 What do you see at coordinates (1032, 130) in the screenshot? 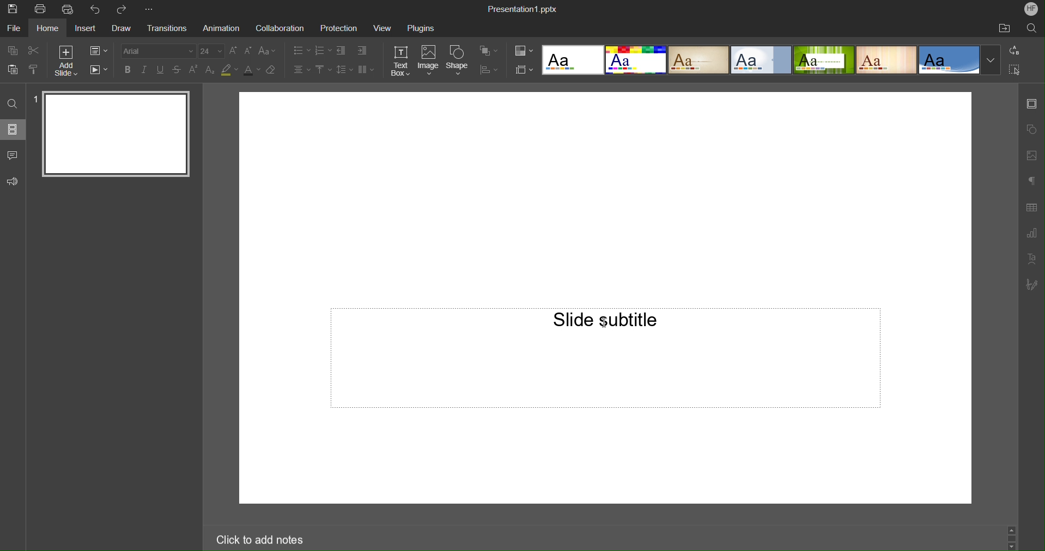
I see `Shape Settings` at bounding box center [1032, 130].